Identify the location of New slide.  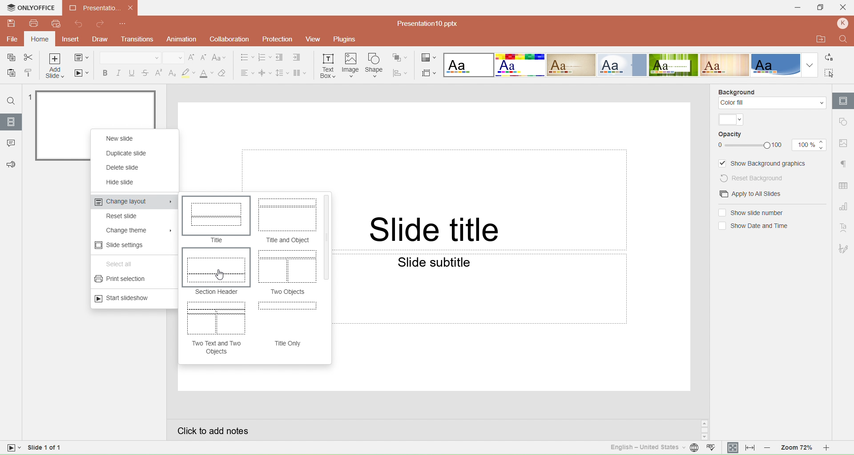
(121, 139).